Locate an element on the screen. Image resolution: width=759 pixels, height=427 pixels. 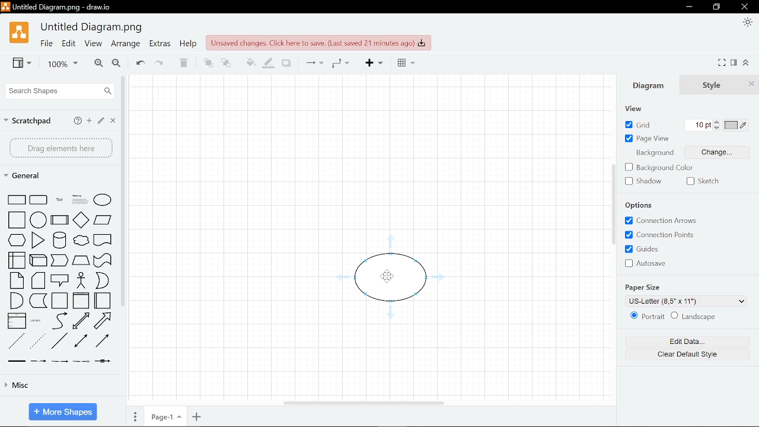
Redo is located at coordinates (159, 62).